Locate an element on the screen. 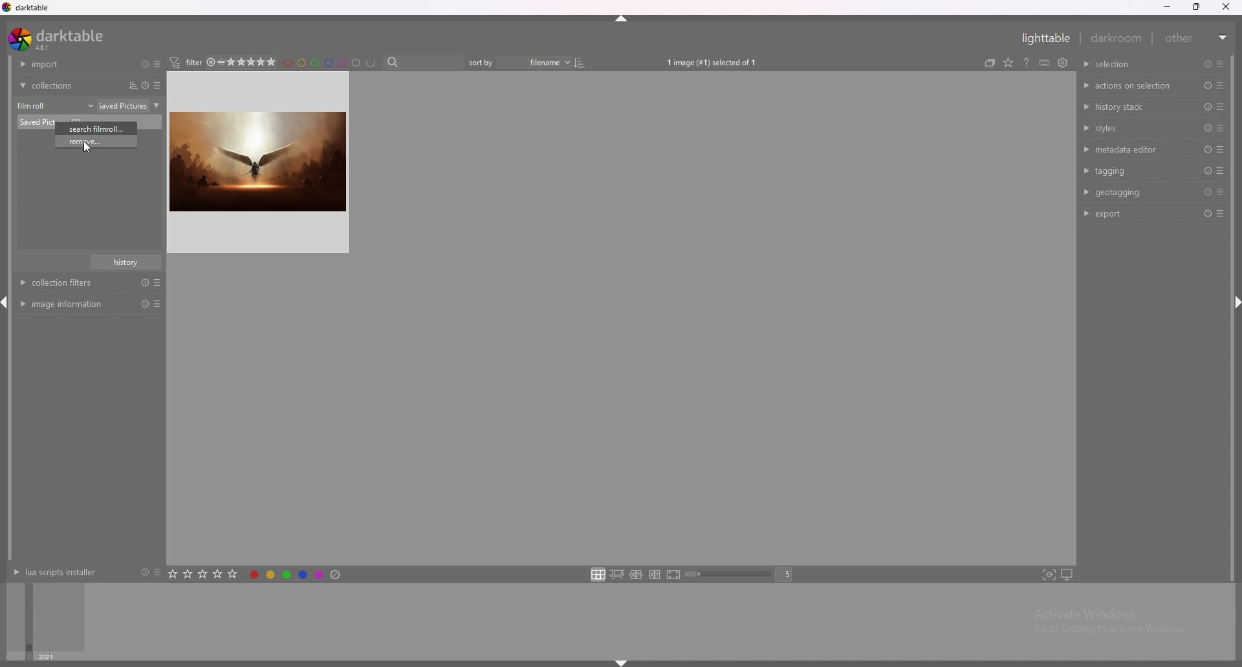 This screenshot has height=667, width=1242. darktable is located at coordinates (27, 7).